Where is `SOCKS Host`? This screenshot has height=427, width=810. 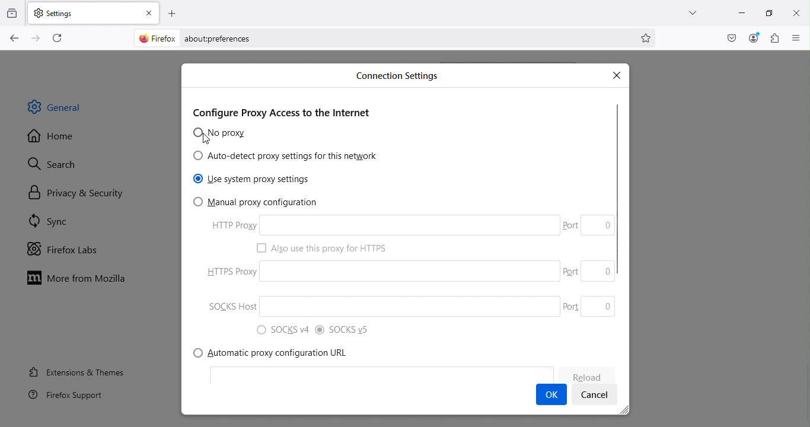
SOCKS Host is located at coordinates (229, 307).